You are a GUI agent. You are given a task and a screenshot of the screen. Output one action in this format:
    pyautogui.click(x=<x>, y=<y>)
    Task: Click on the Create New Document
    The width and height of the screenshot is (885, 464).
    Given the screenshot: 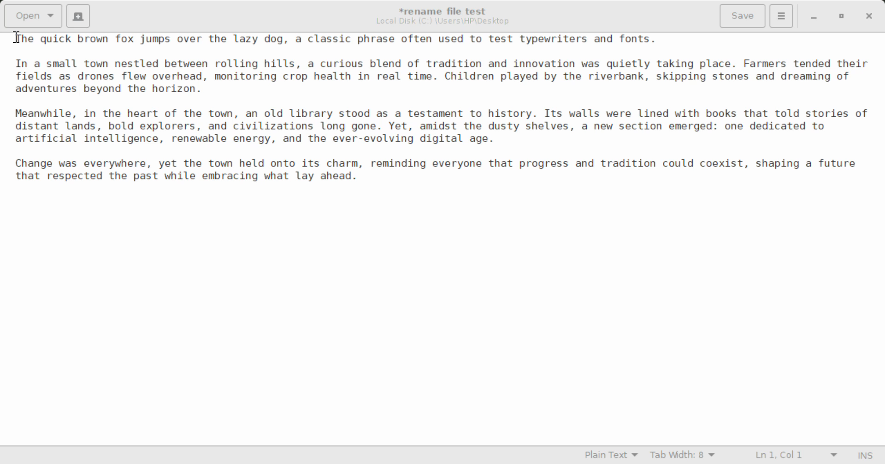 What is the action you would take?
    pyautogui.click(x=78, y=17)
    